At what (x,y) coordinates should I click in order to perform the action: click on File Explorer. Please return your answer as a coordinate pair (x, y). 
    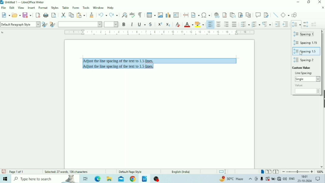
    Looking at the image, I should click on (109, 179).